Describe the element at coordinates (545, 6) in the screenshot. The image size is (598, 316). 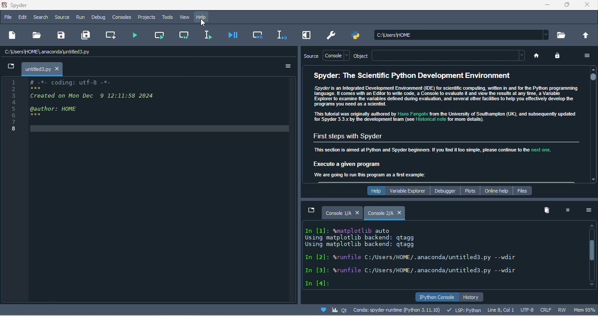
I see `minimize` at that location.